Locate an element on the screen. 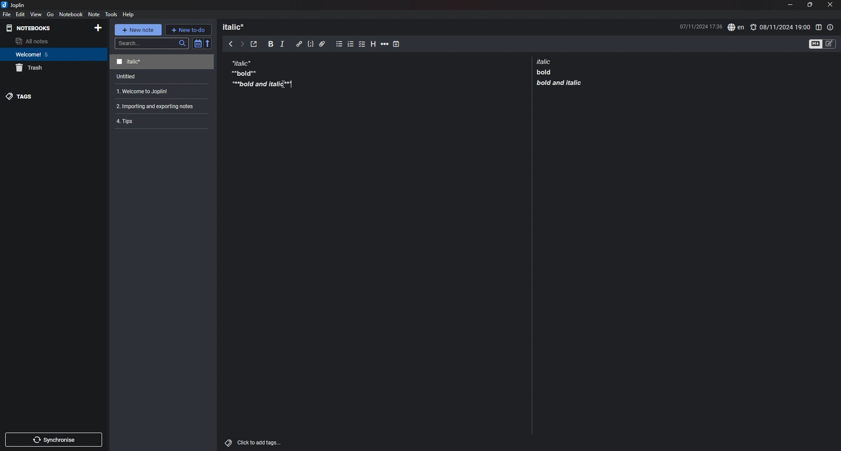 This screenshot has height=451, width=841. file is located at coordinates (7, 14).